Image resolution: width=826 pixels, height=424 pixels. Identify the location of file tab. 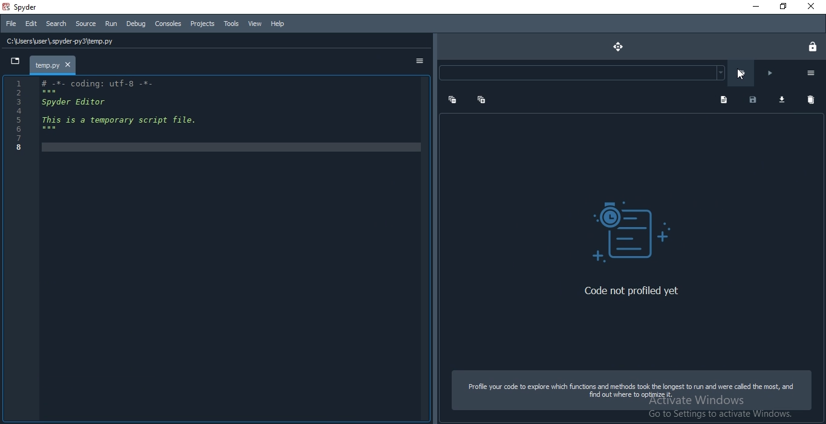
(54, 65).